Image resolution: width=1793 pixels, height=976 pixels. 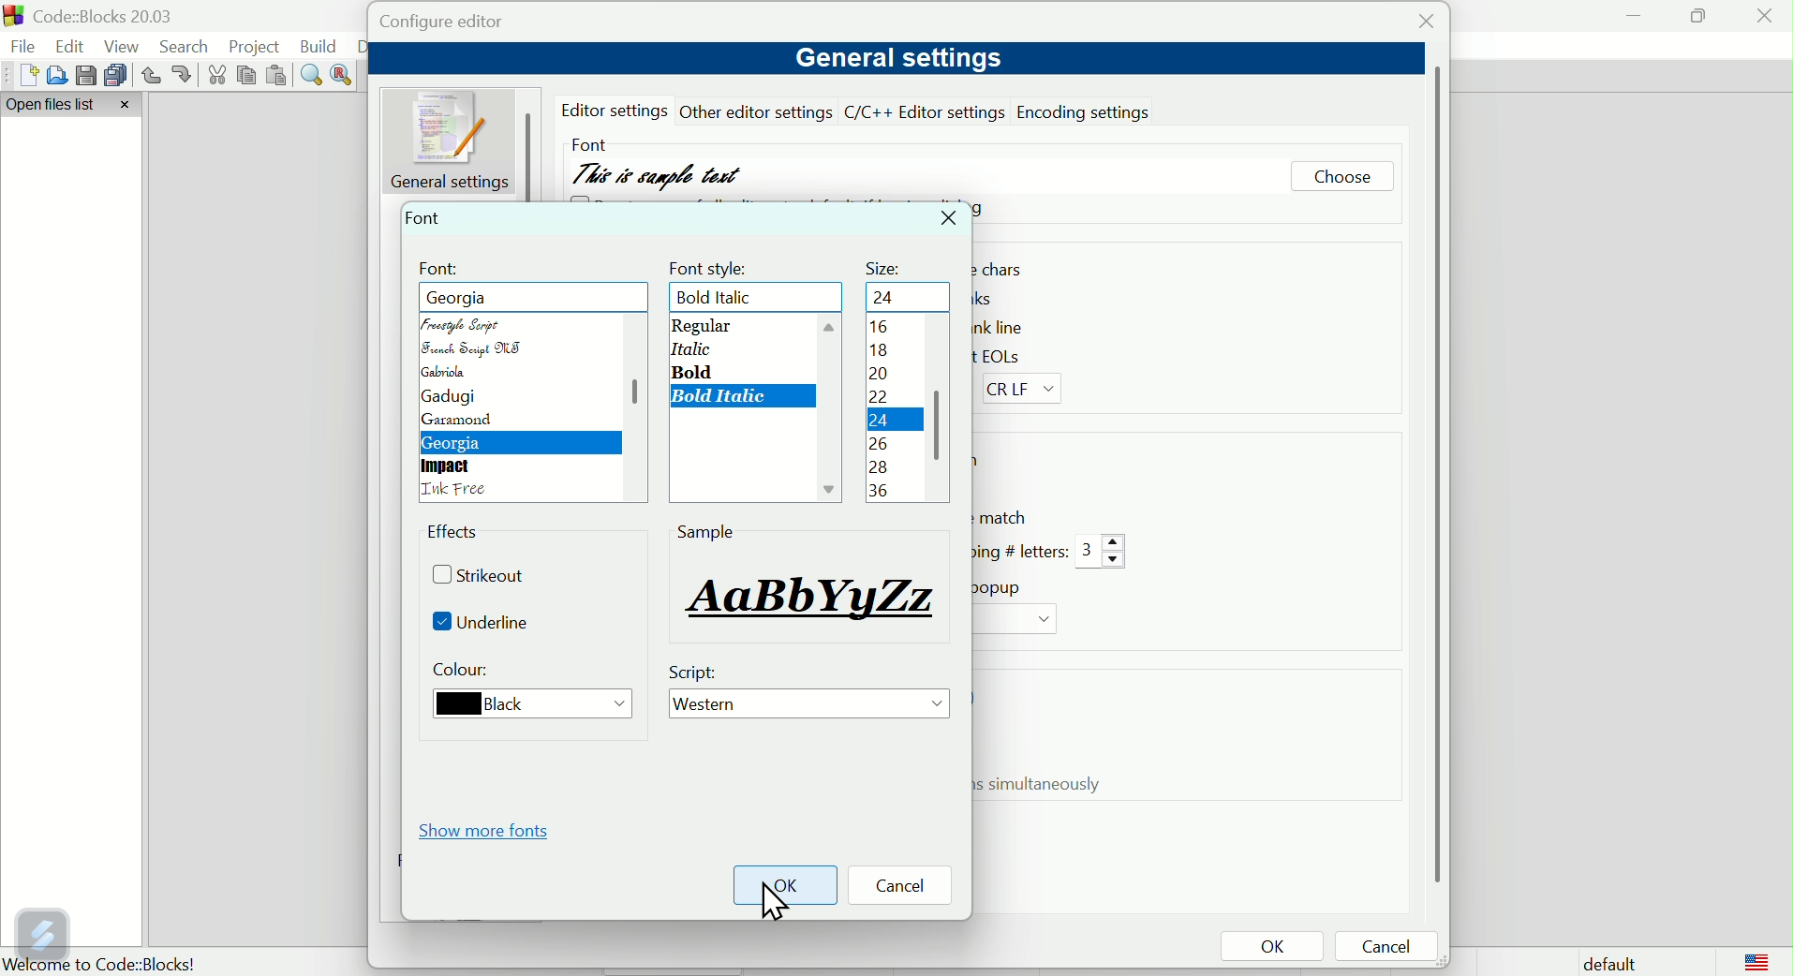 What do you see at coordinates (724, 298) in the screenshot?
I see `Bold oblique` at bounding box center [724, 298].